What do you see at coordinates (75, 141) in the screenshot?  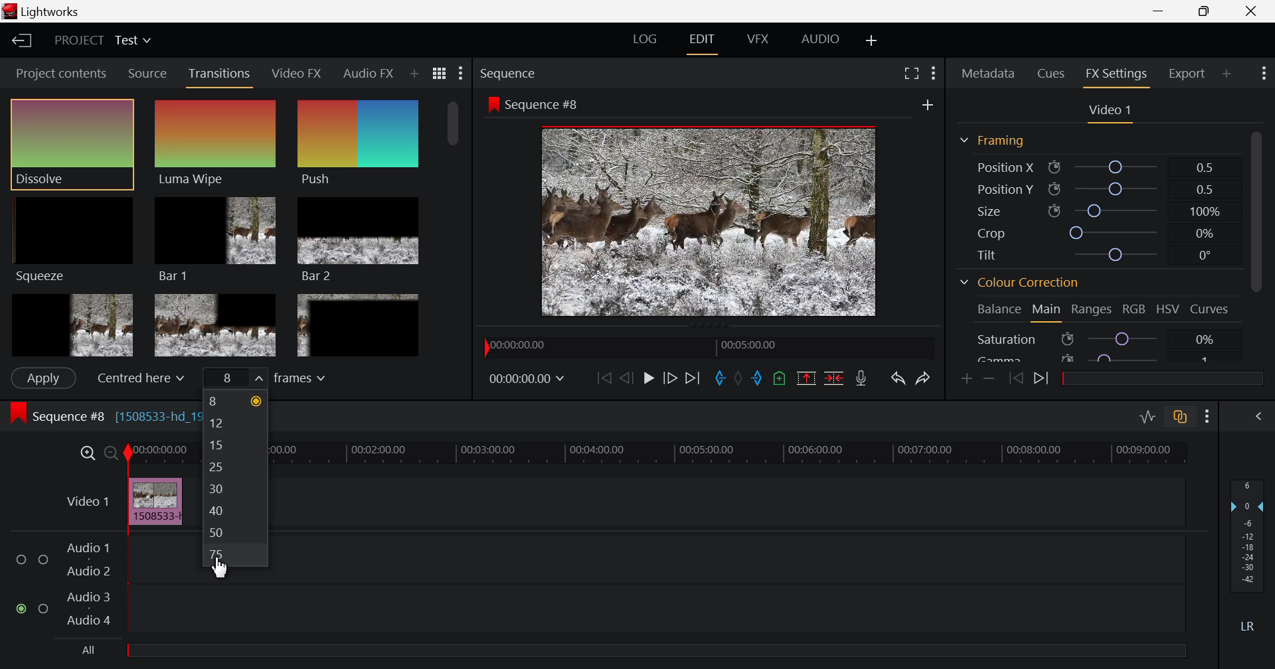 I see `Dissolve` at bounding box center [75, 141].